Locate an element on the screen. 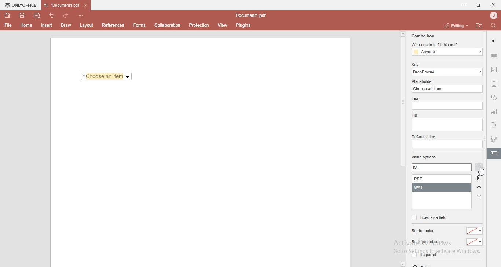 This screenshot has width=501, height=267. shapes is located at coordinates (494, 98).